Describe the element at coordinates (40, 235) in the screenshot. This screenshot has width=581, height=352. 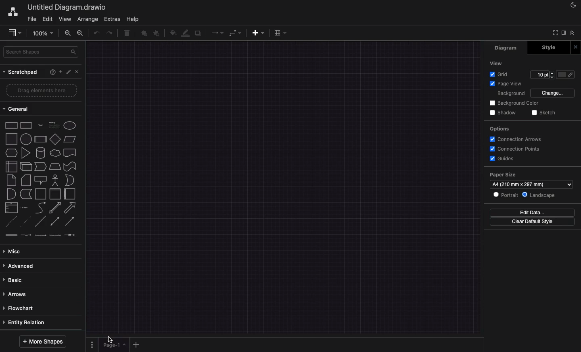
I see `connector with 2 labels` at that location.